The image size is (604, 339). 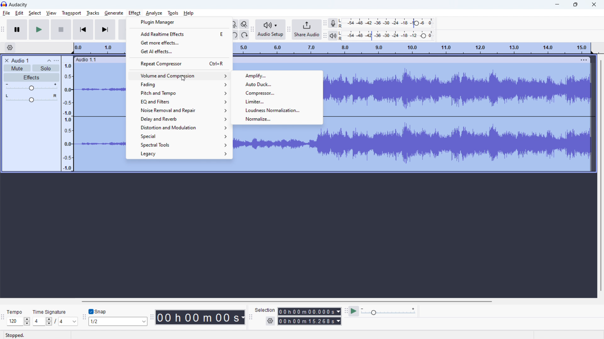 I want to click on play at speed toolbar, so click(x=345, y=311).